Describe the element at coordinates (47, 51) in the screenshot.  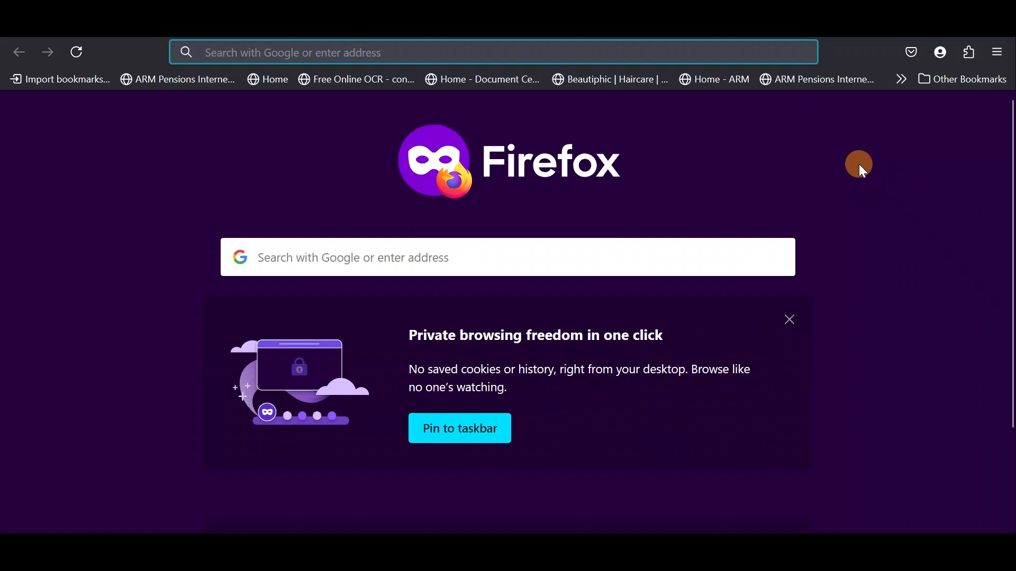
I see `Go forward one page` at that location.